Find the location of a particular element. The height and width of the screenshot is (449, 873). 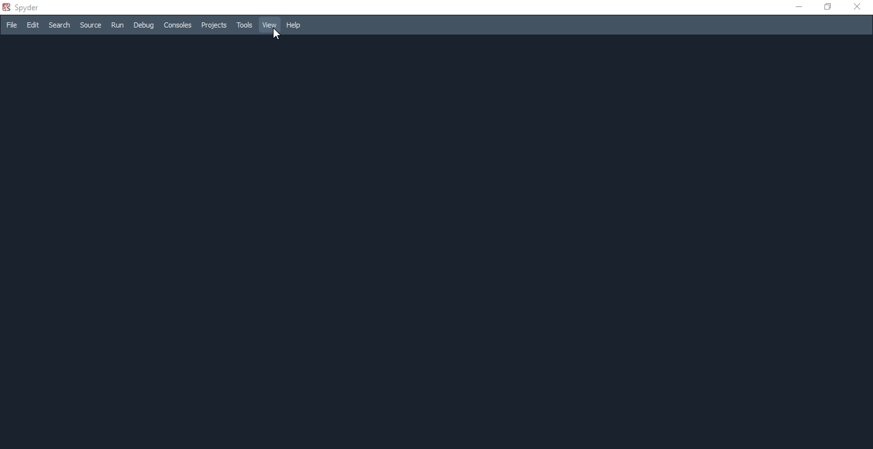

search is located at coordinates (59, 26).